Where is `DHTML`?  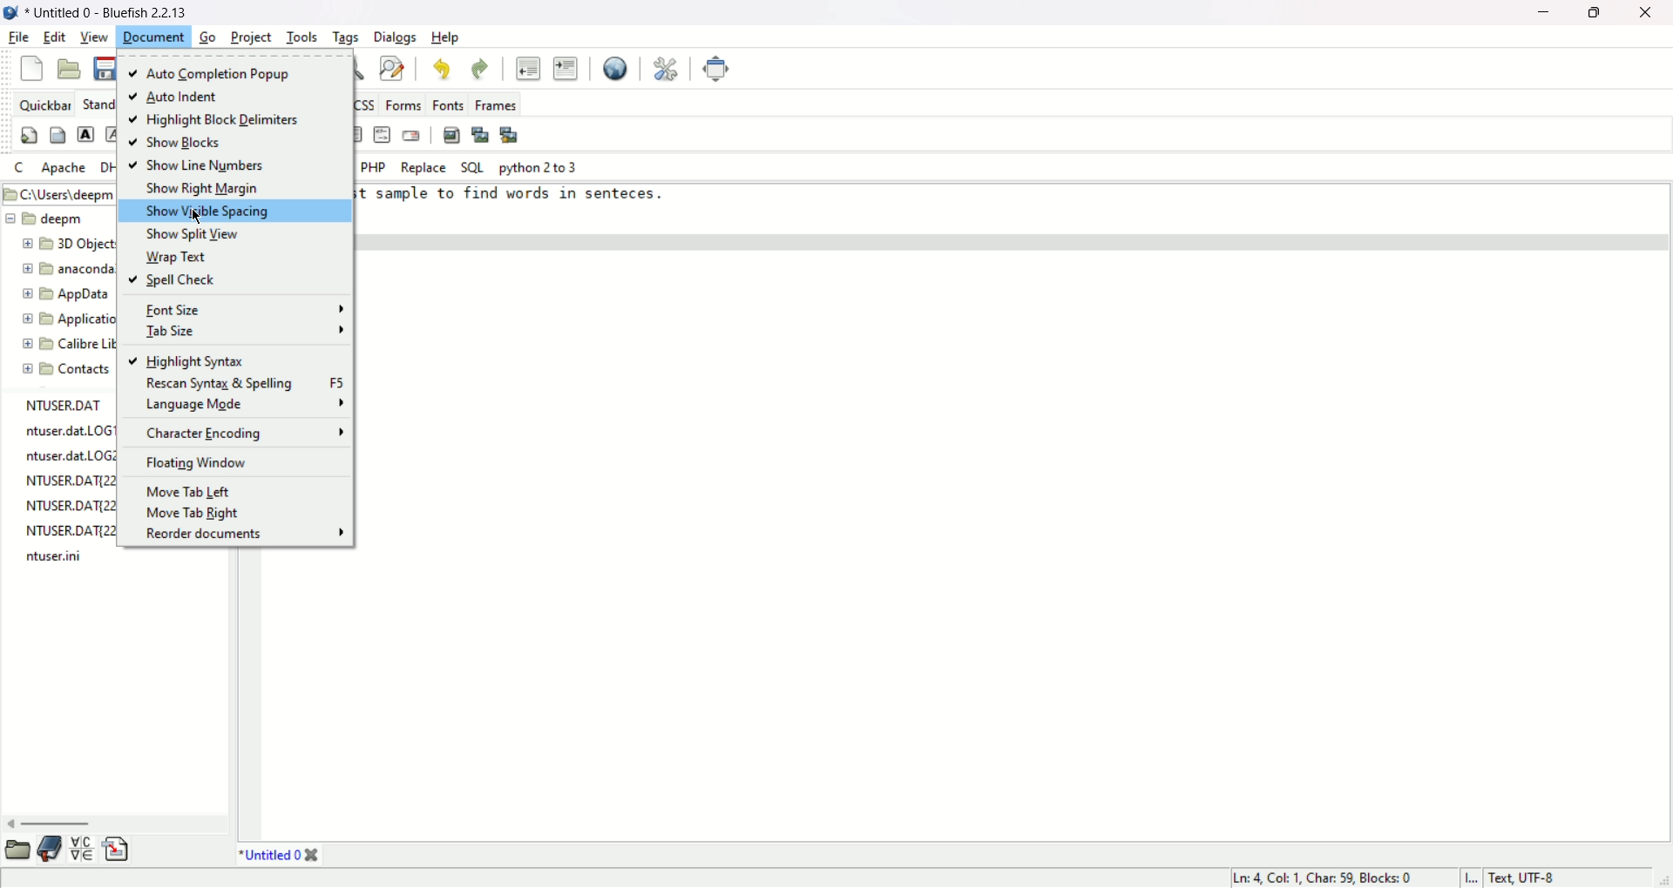
DHTML is located at coordinates (108, 165).